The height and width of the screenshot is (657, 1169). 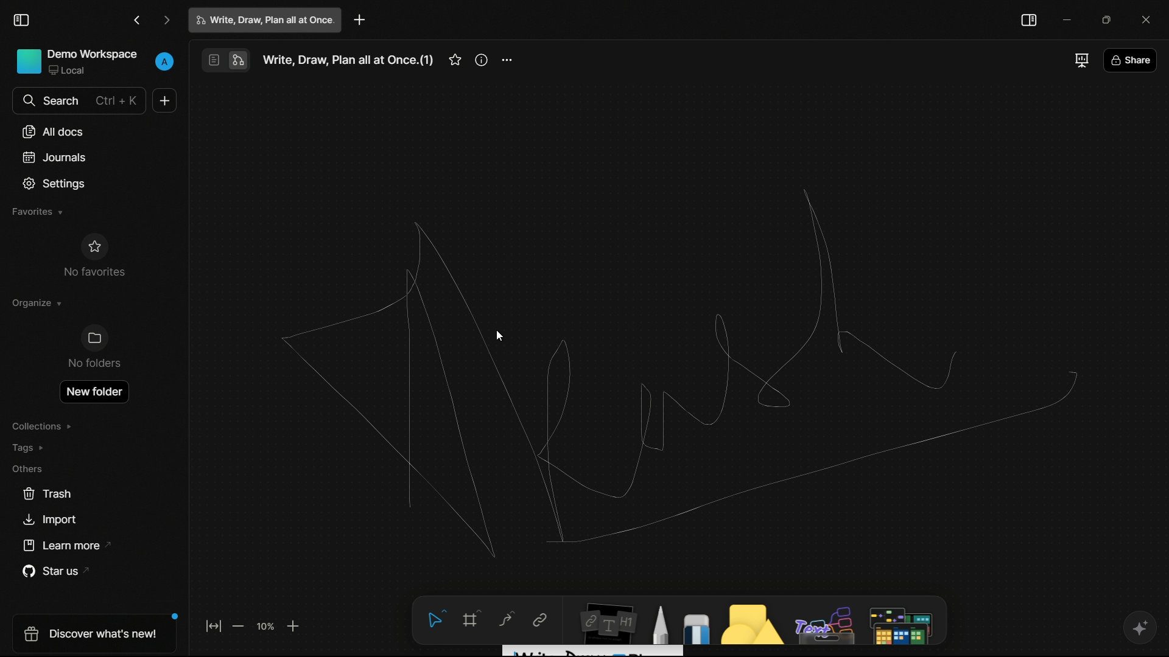 What do you see at coordinates (93, 392) in the screenshot?
I see `open new folder` at bounding box center [93, 392].